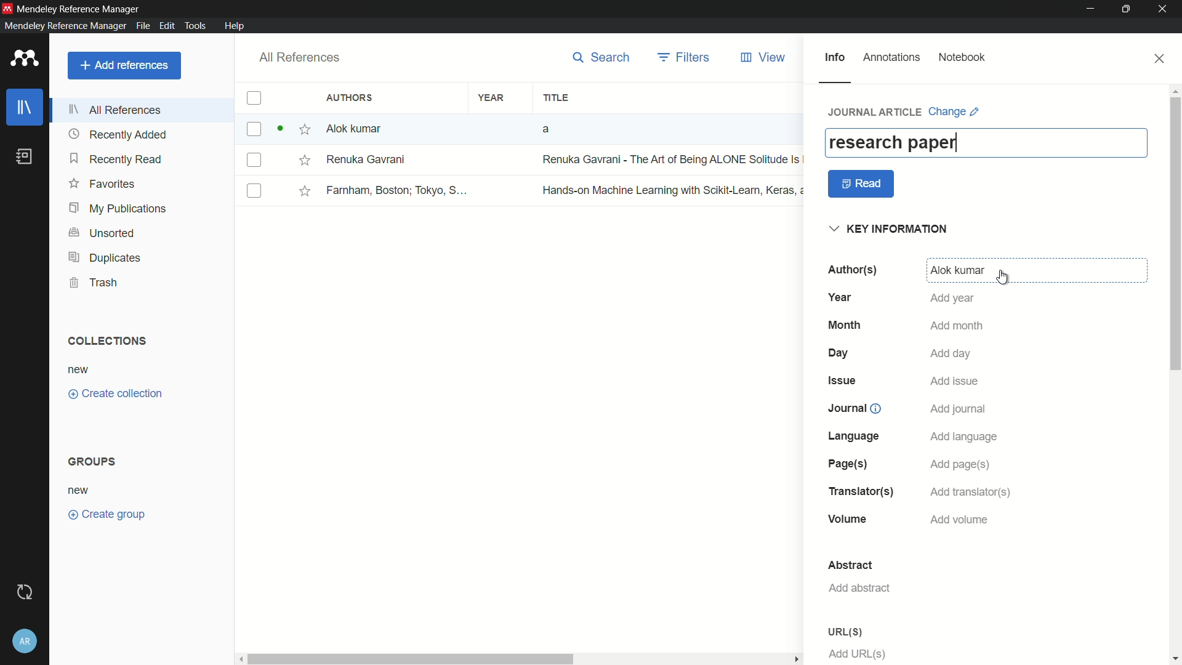  Describe the element at coordinates (115, 394) in the screenshot. I see `create collections` at that location.